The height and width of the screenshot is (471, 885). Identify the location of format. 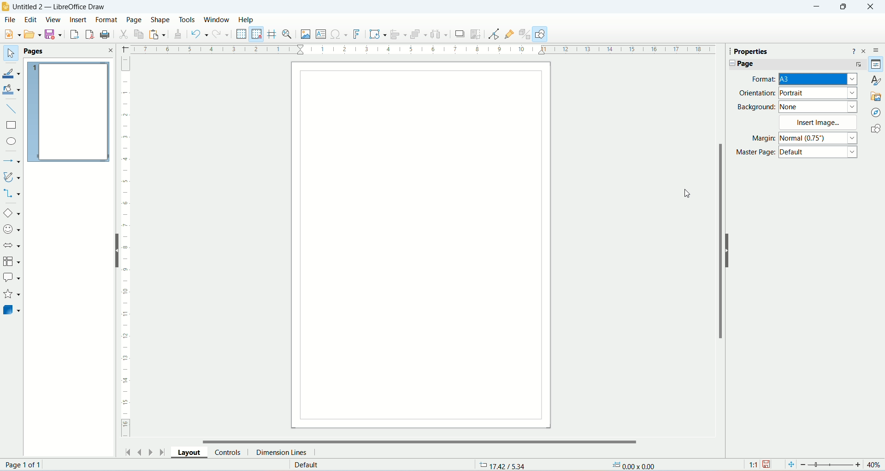
(803, 80).